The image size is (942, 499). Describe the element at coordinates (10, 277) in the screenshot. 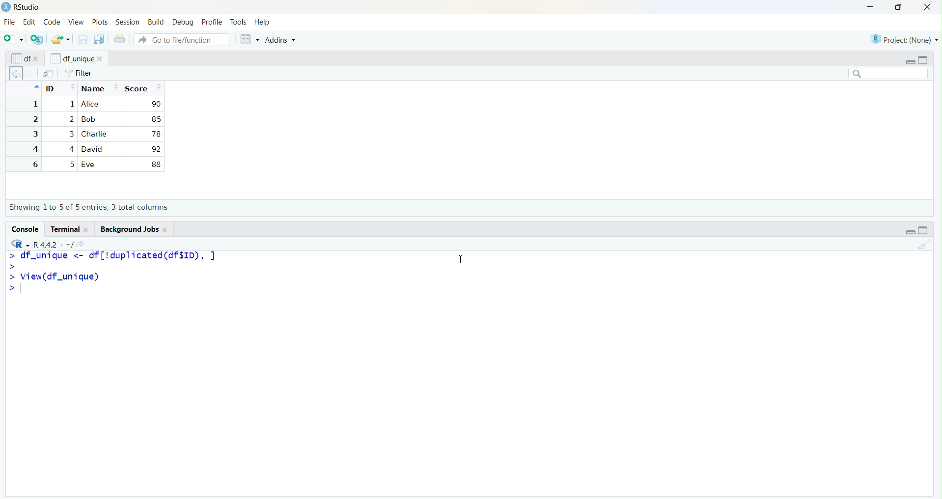

I see `start typing` at that location.